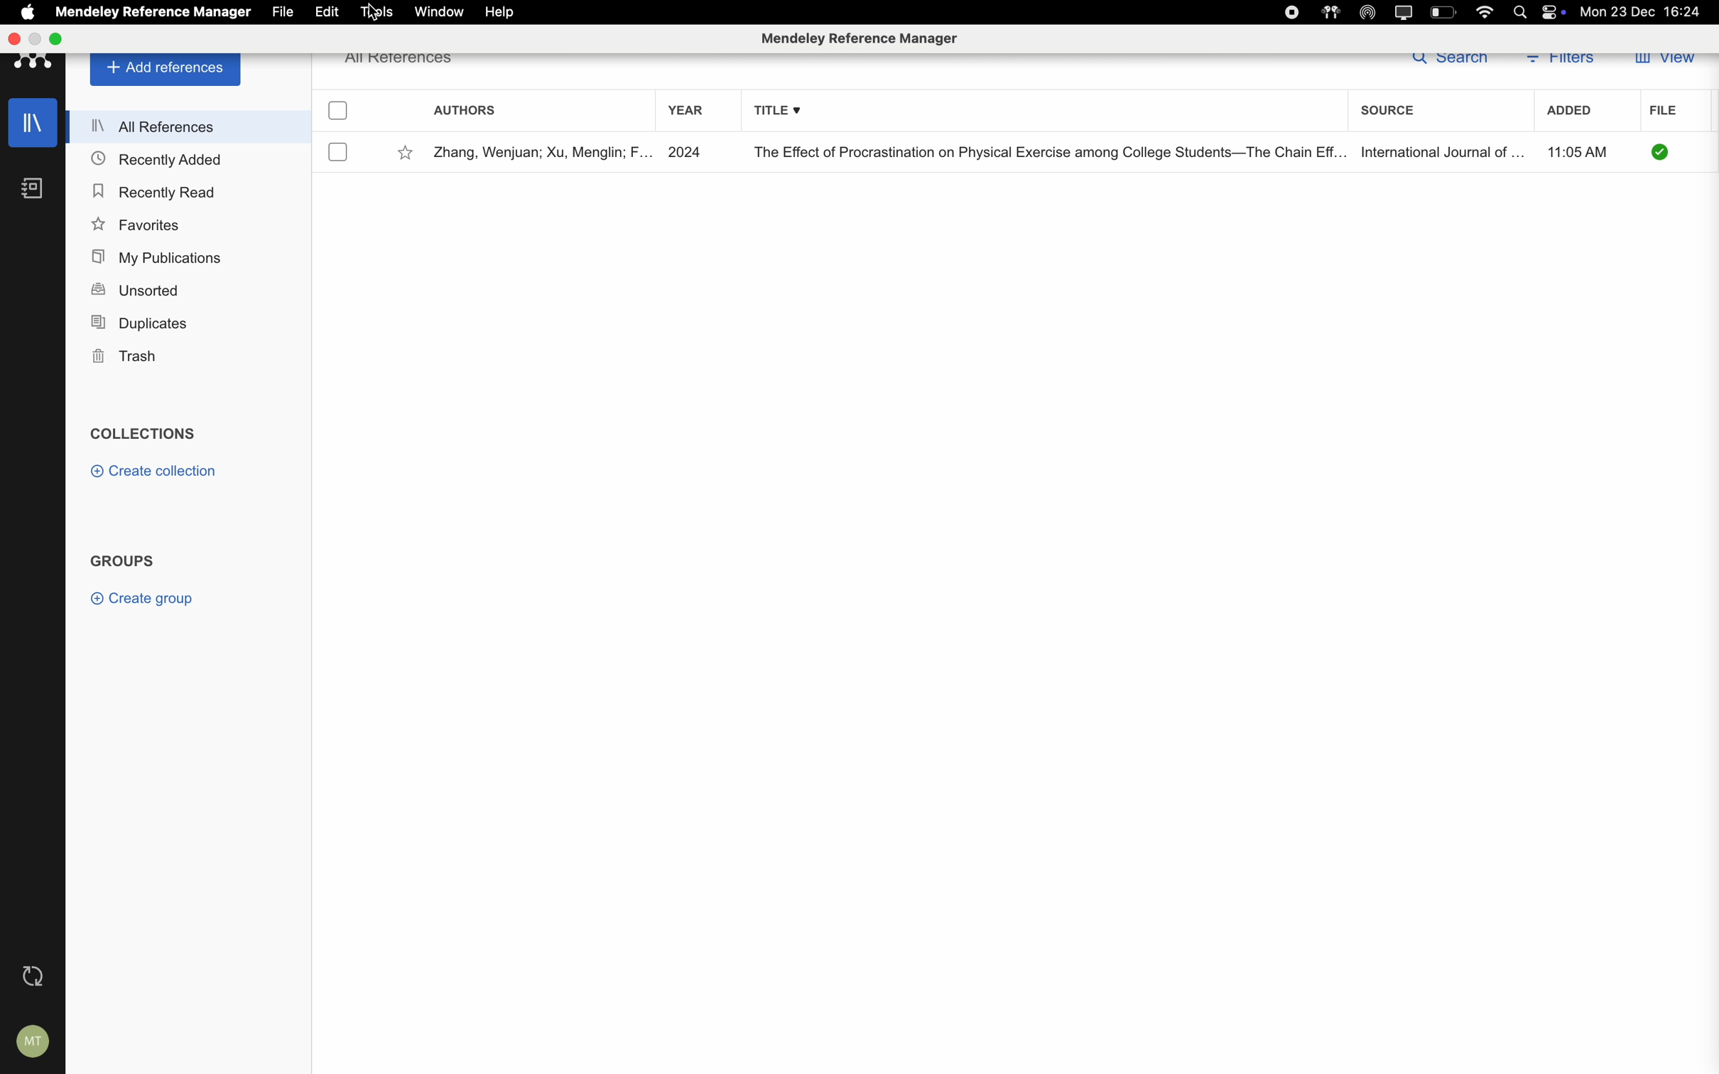 This screenshot has width=1719, height=1074. I want to click on checkbox, so click(342, 151).